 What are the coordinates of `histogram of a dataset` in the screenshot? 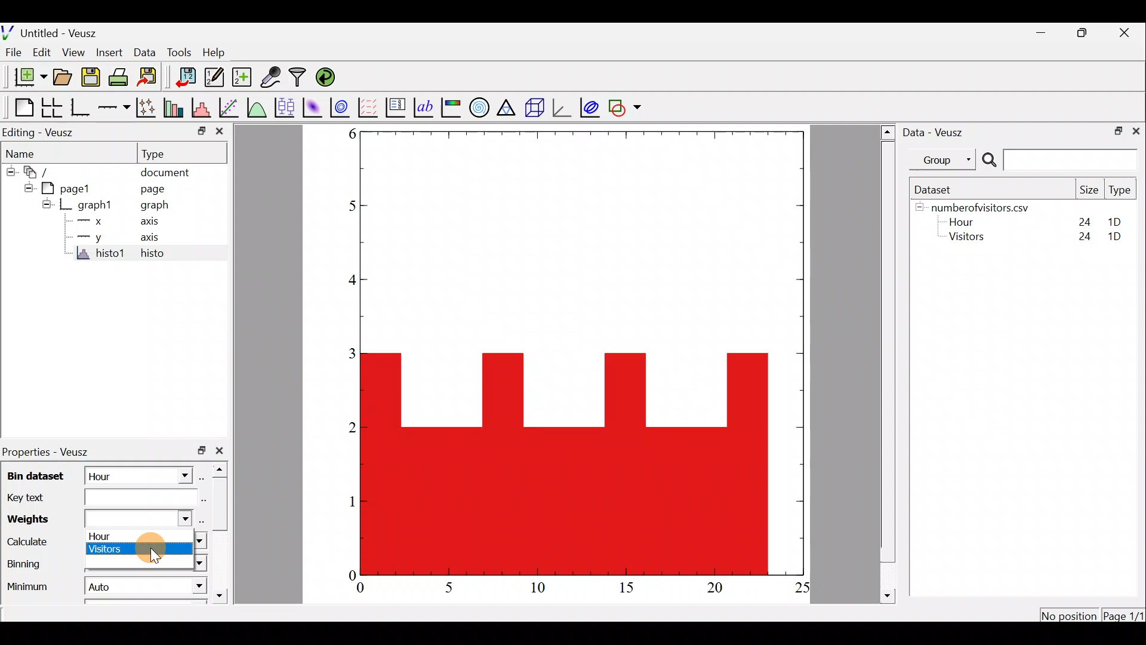 It's located at (202, 105).